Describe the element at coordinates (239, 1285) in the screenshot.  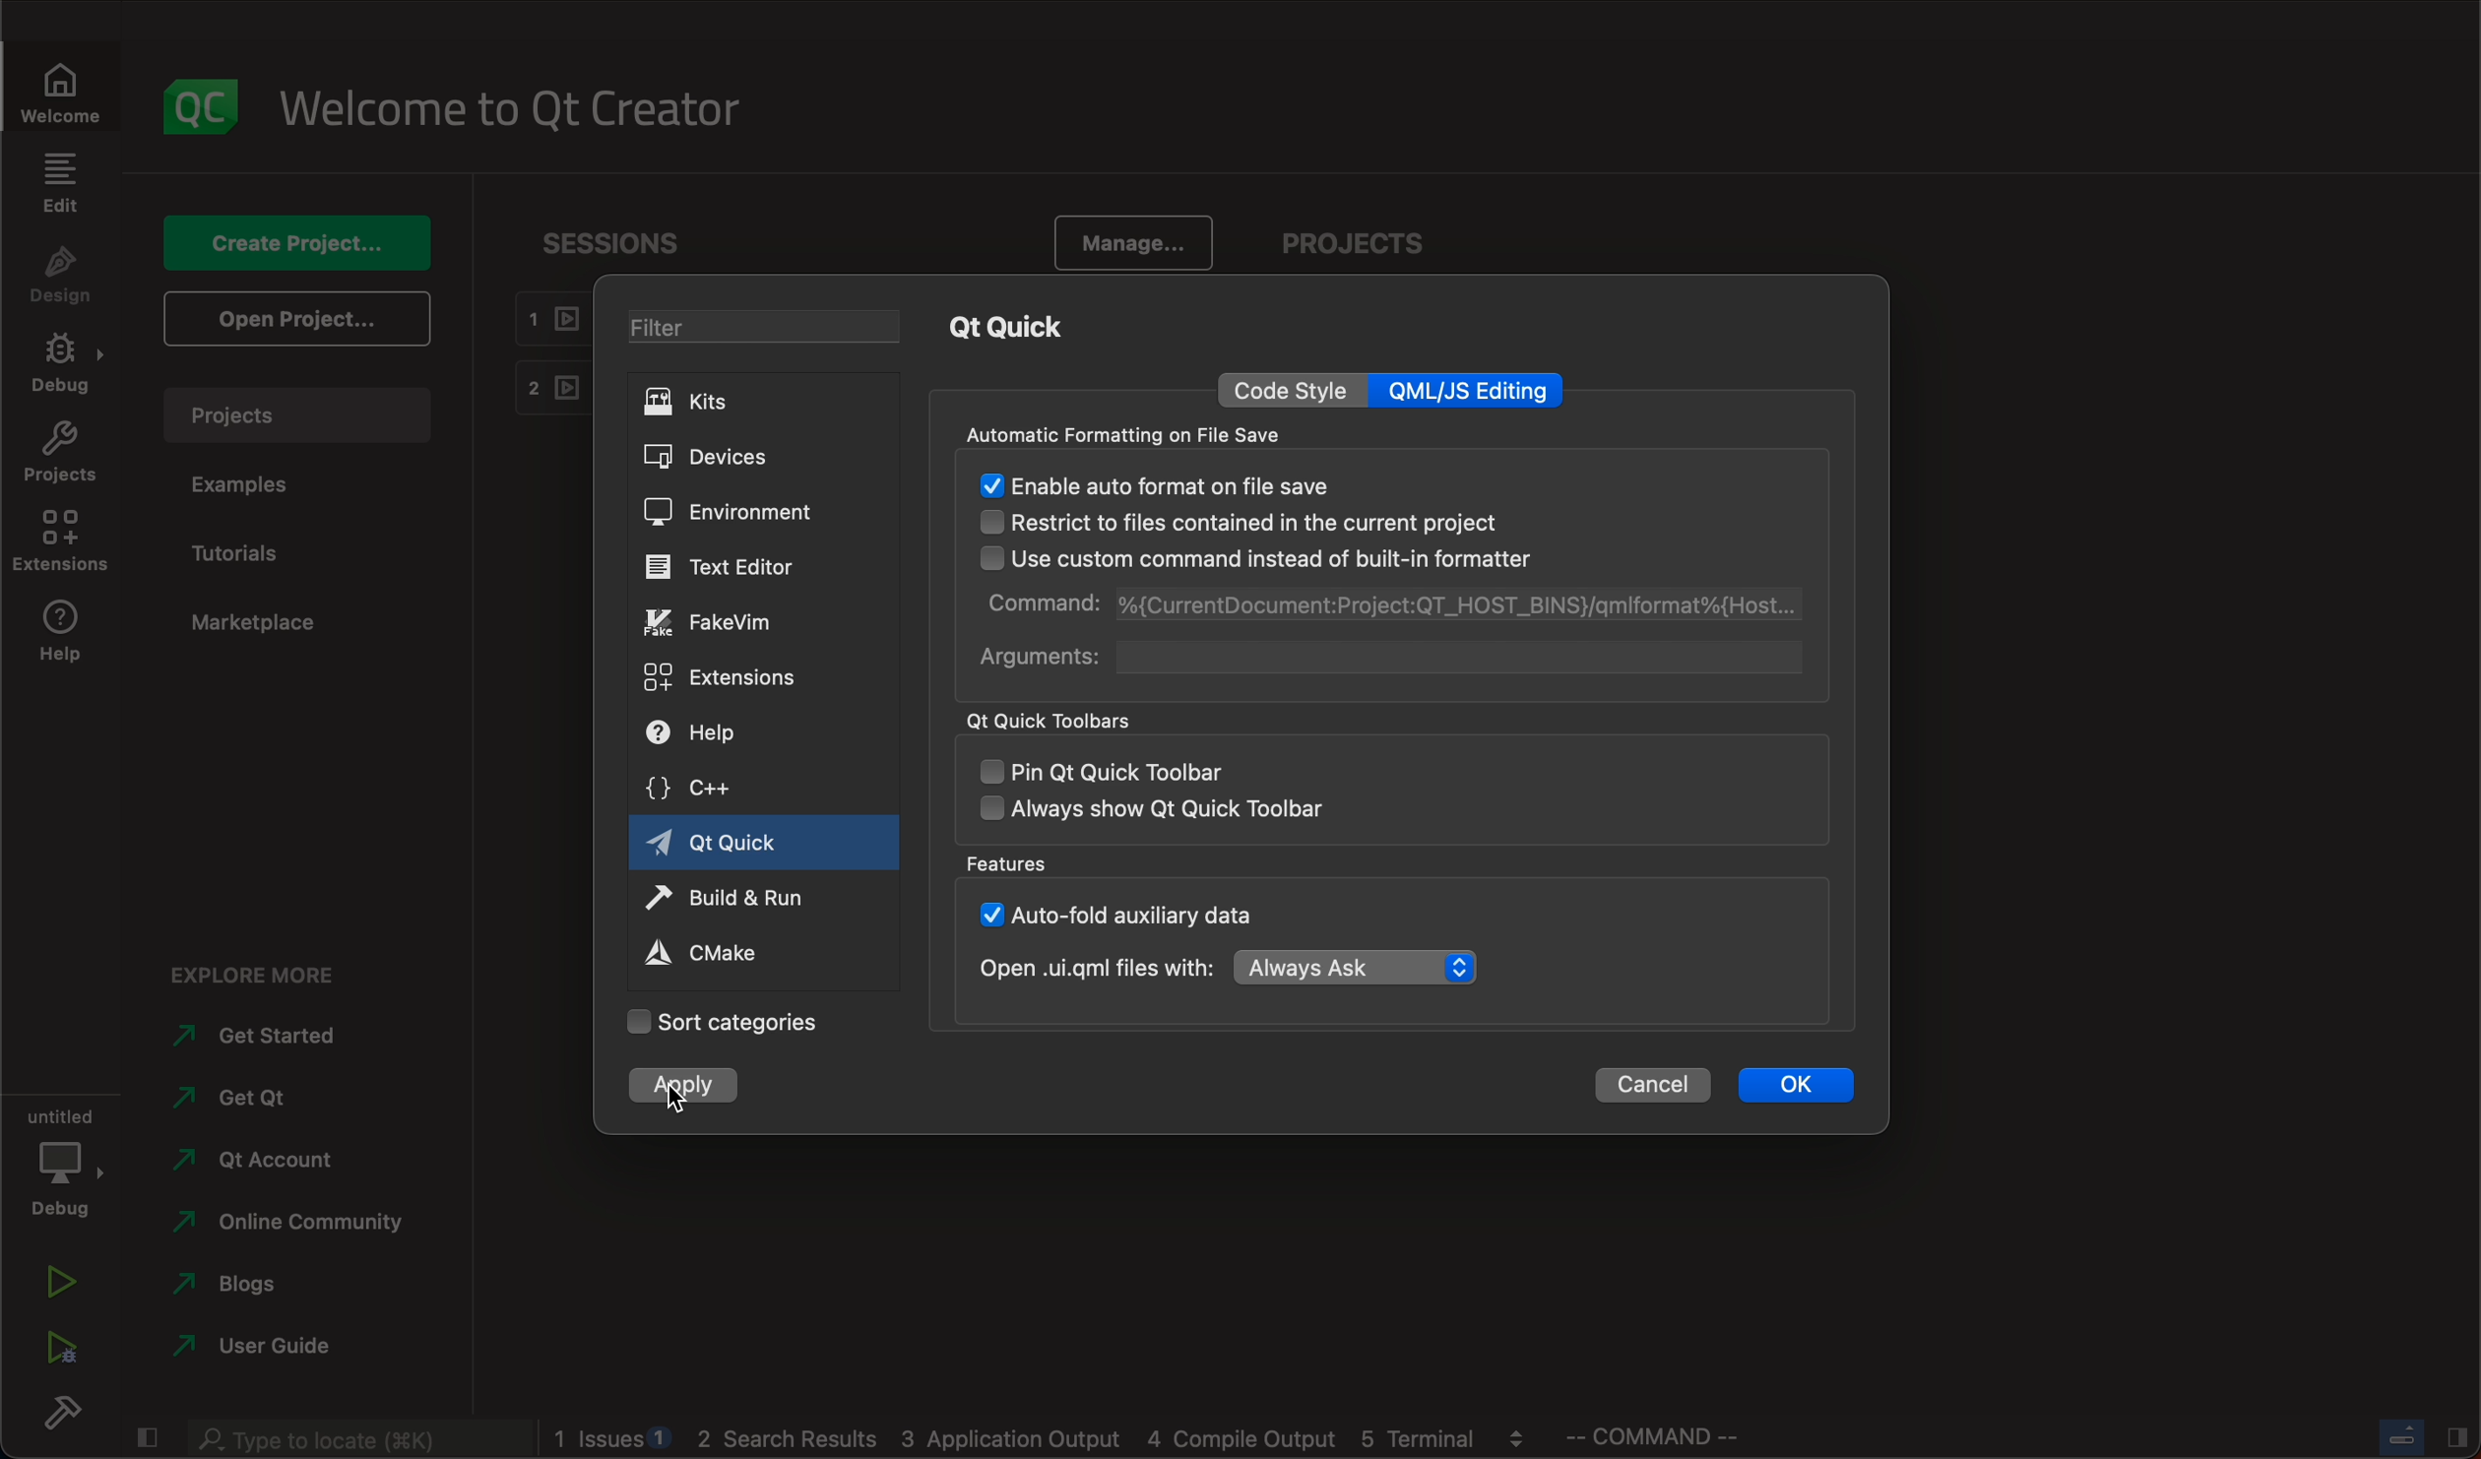
I see `blogs` at that location.